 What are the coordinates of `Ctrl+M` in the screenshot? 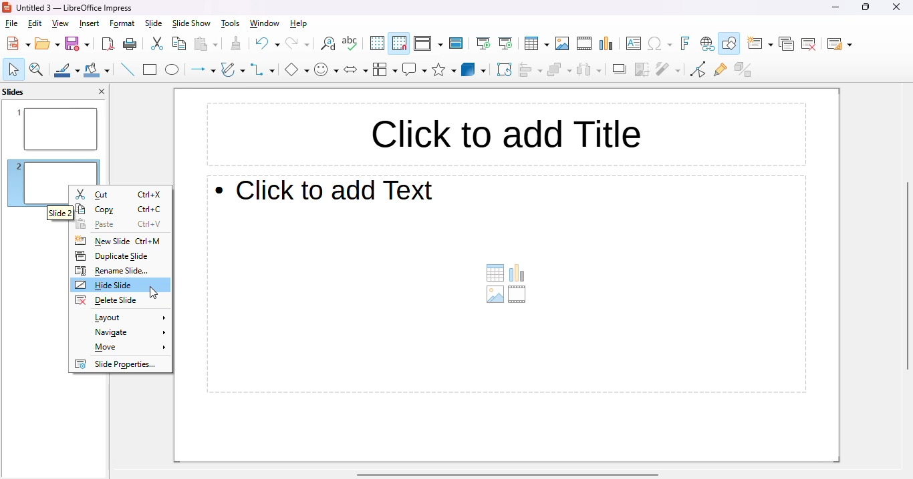 It's located at (148, 242).